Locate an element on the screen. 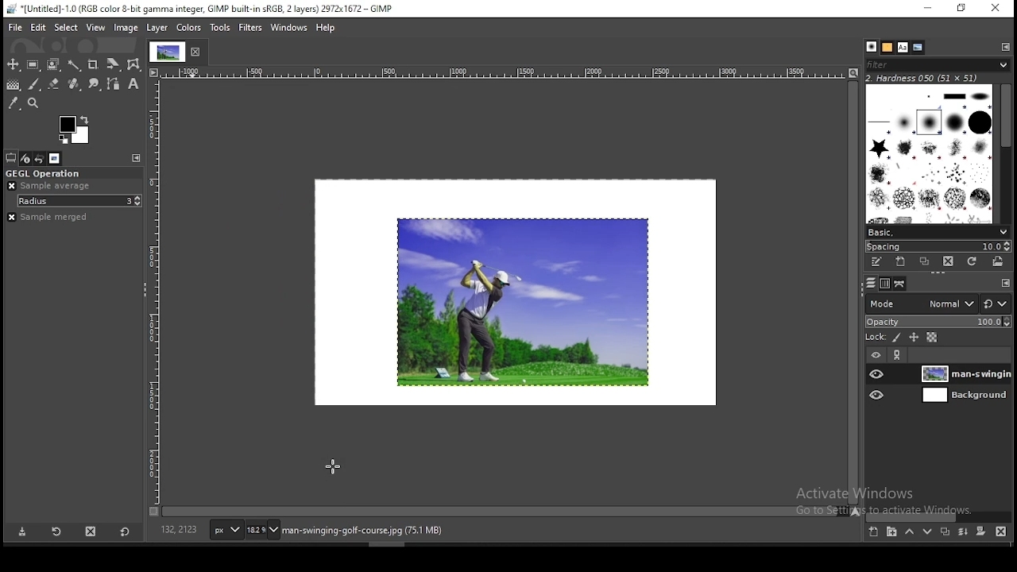  move layer on step down is located at coordinates (927, 531).